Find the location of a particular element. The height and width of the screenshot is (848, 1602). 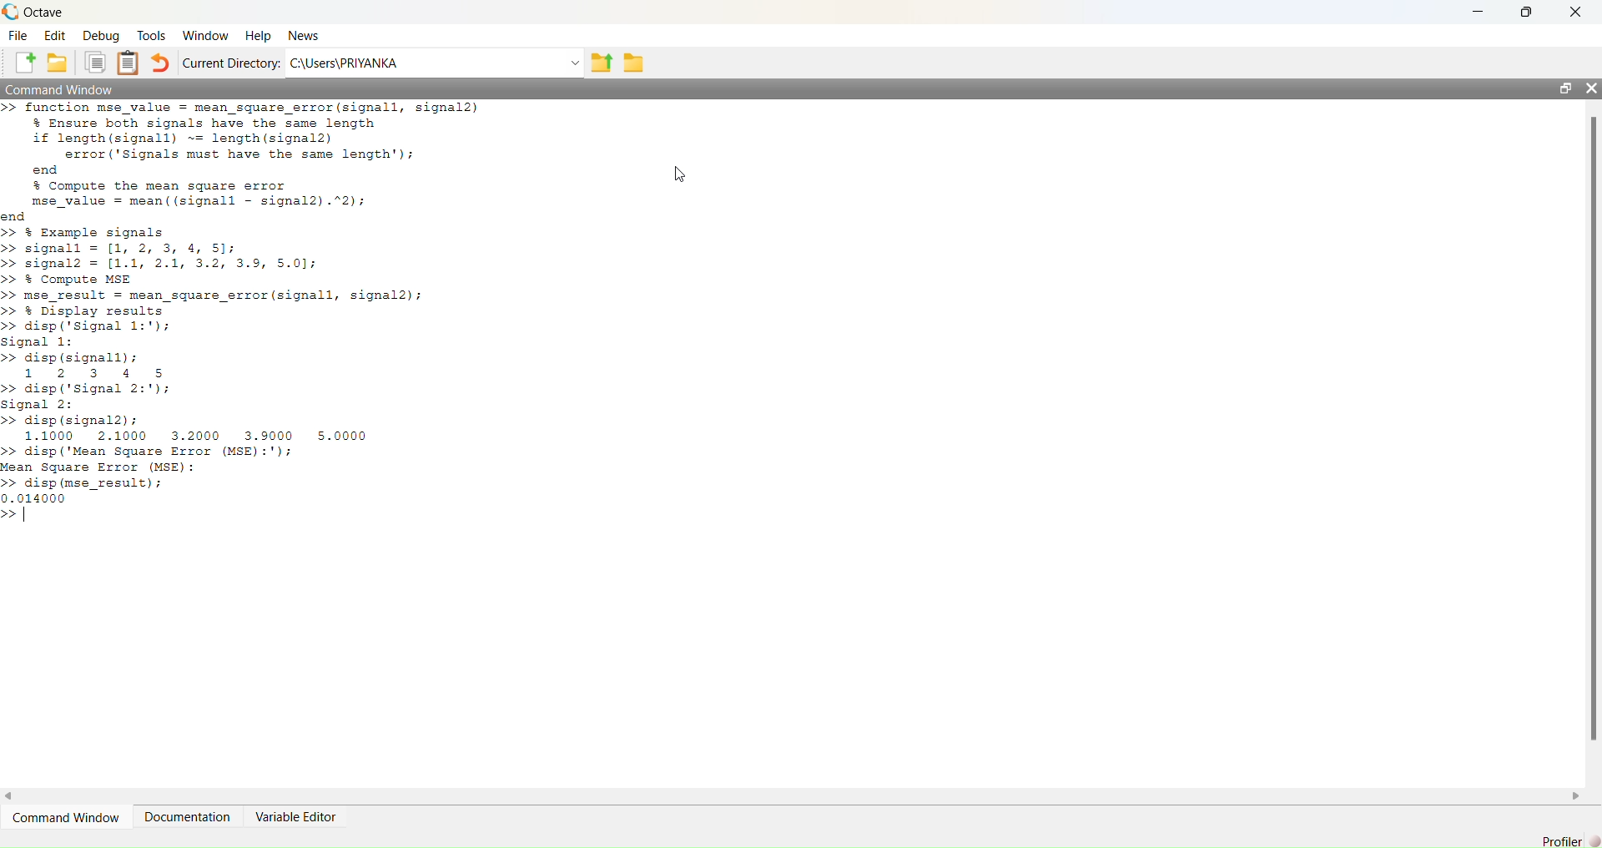

octave is located at coordinates (45, 13).